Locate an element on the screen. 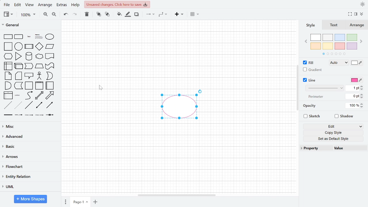 The image size is (368, 207). vertical container is located at coordinates (39, 86).